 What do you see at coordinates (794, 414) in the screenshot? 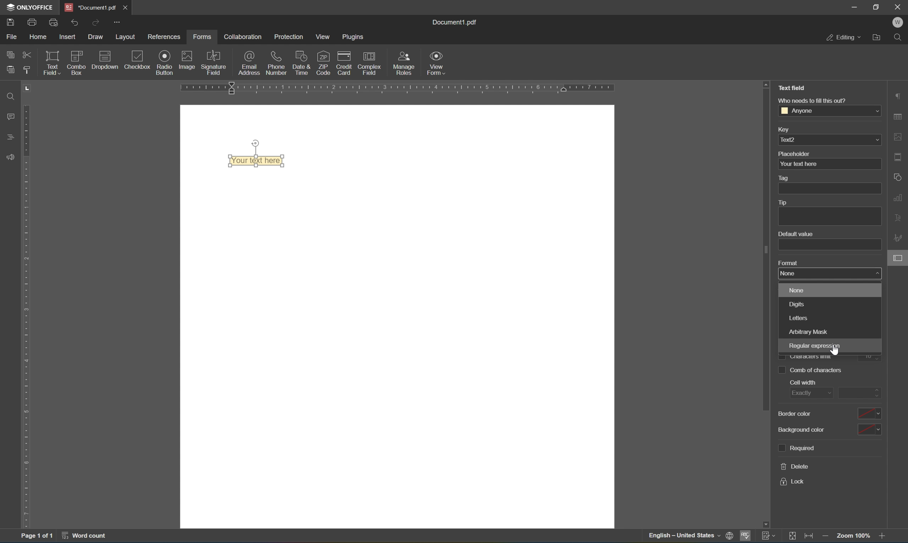
I see `border color` at bounding box center [794, 414].